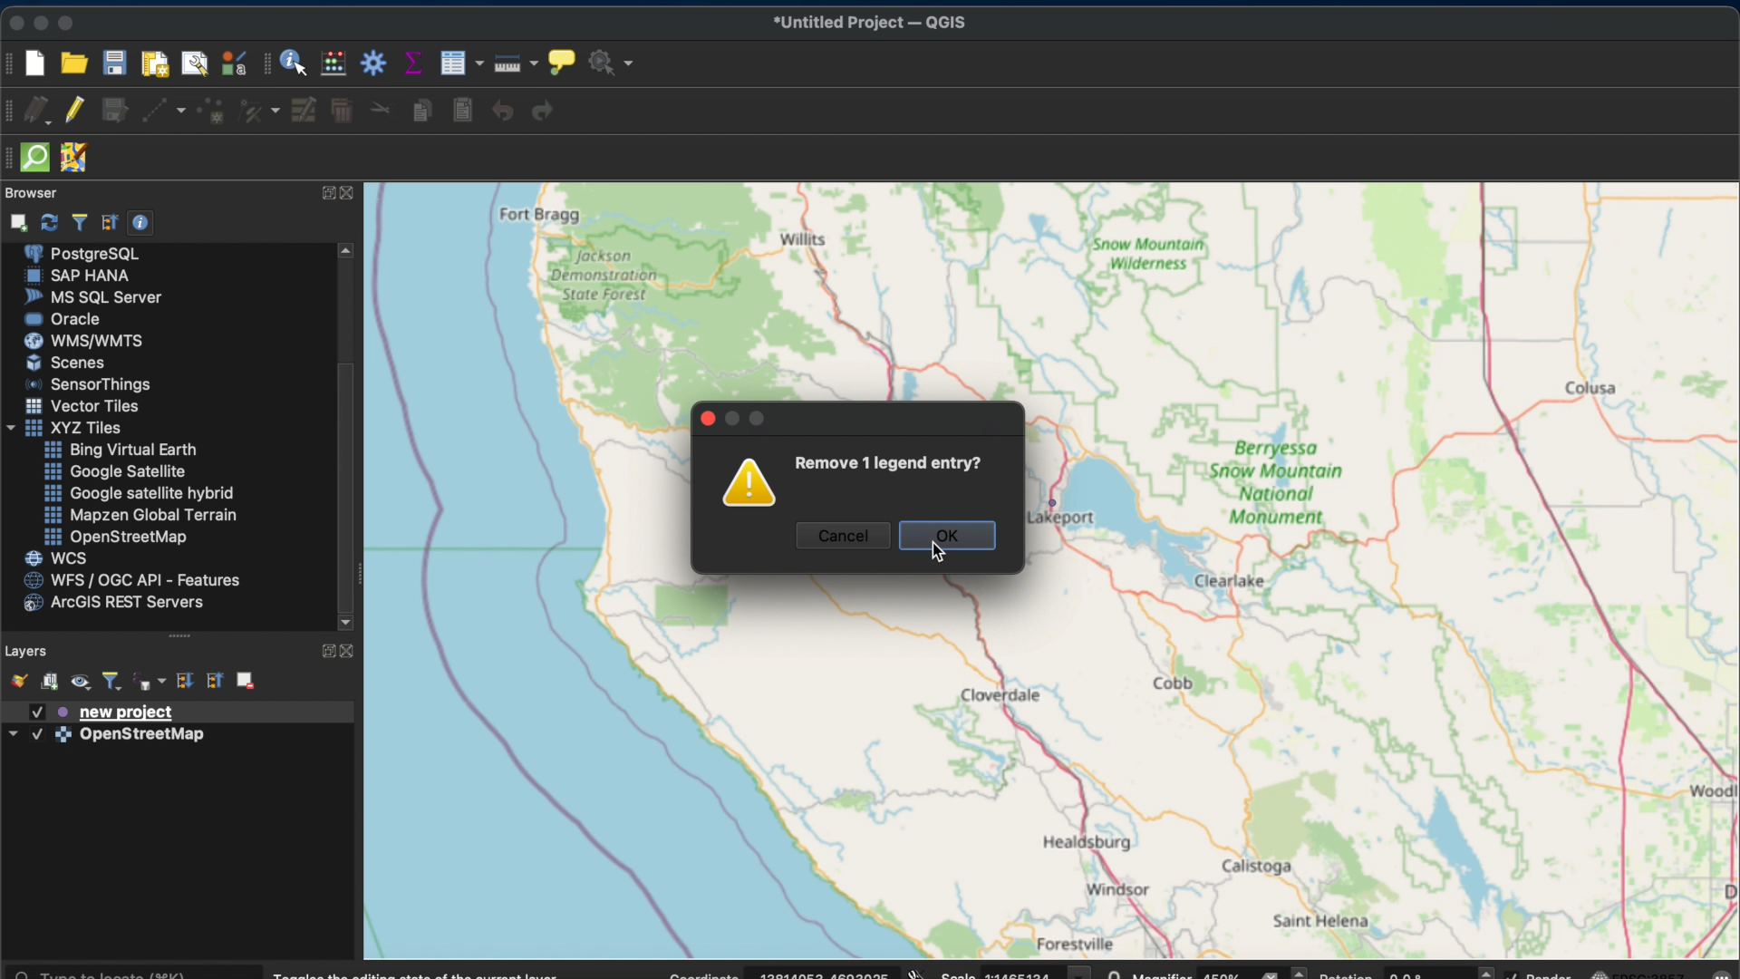 The height and width of the screenshot is (979, 1740). I want to click on redo, so click(542, 110).